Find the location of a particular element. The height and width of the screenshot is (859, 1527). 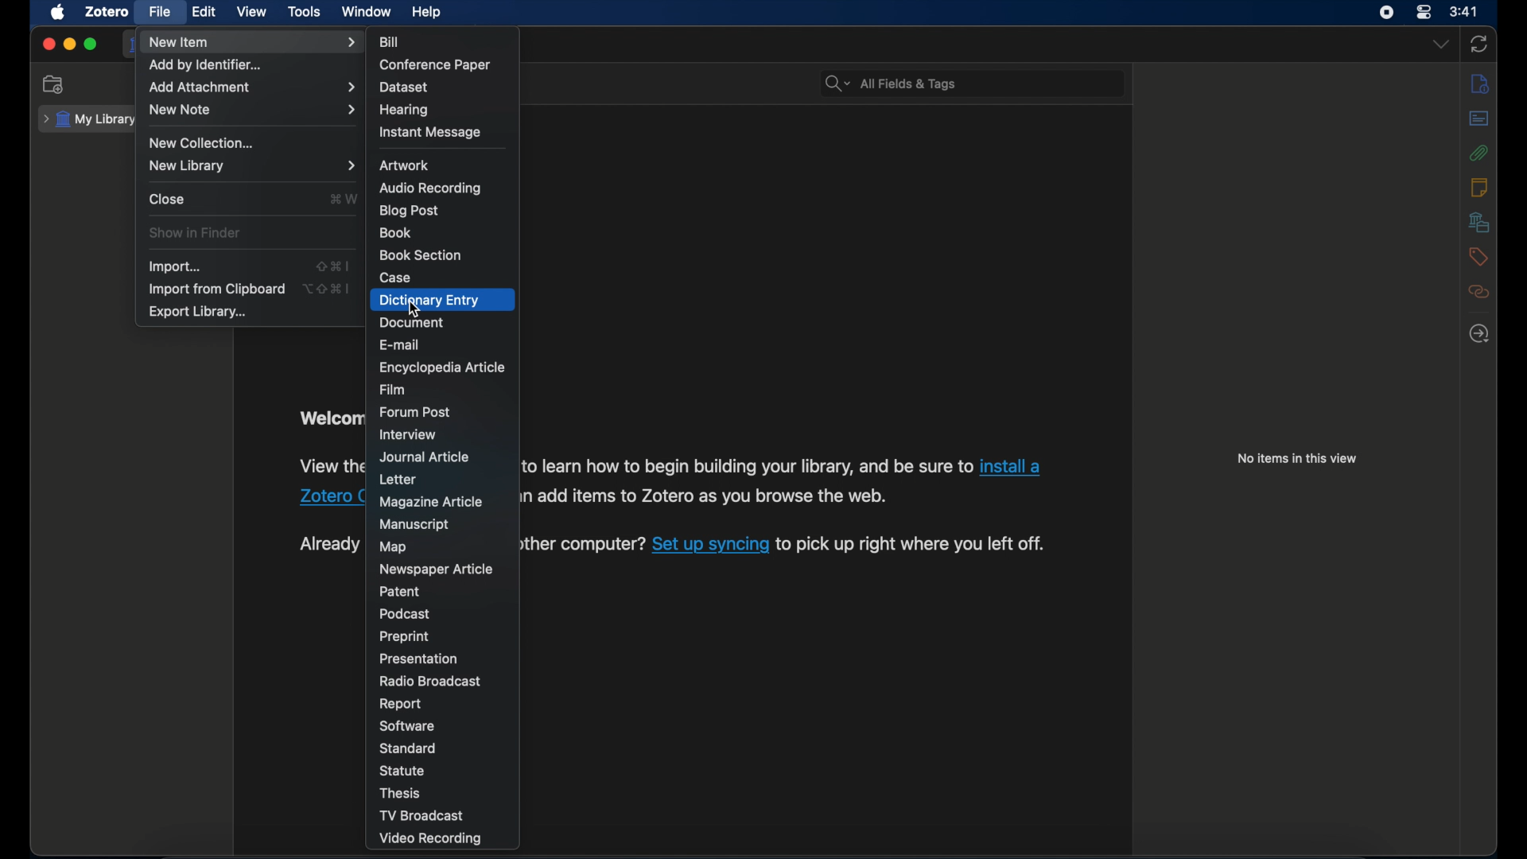

patent is located at coordinates (400, 591).